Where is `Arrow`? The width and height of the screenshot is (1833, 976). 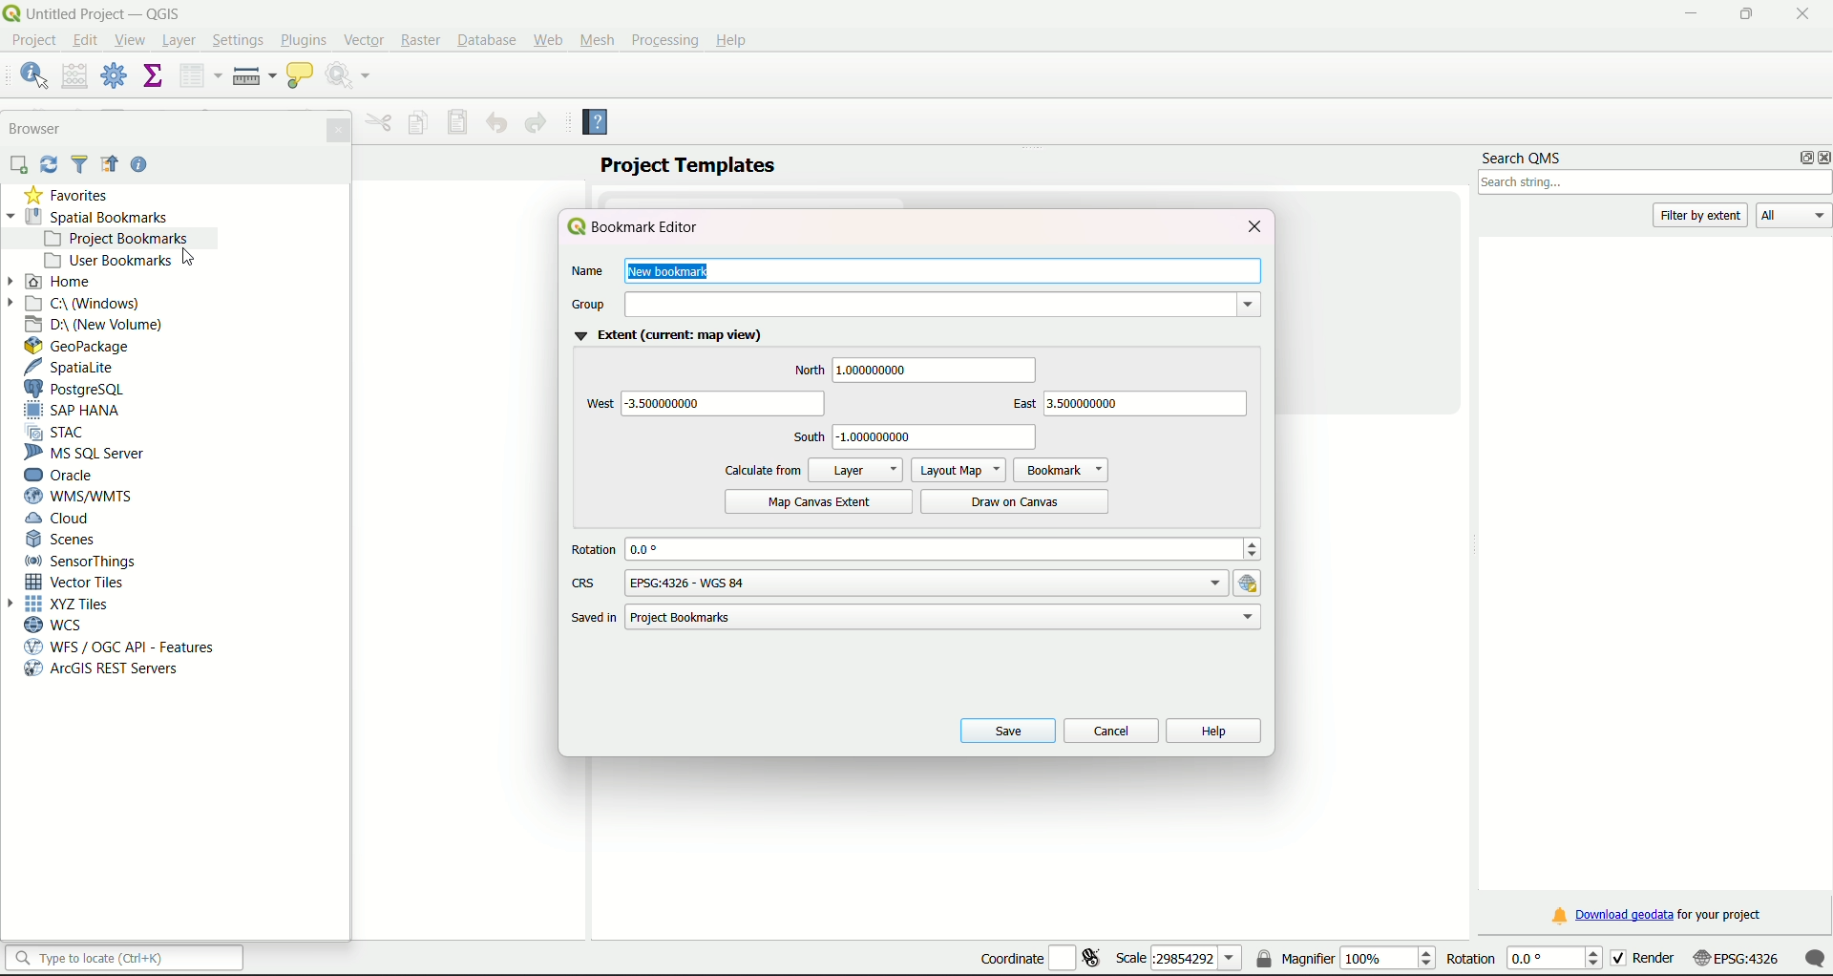 Arrow is located at coordinates (16, 605).